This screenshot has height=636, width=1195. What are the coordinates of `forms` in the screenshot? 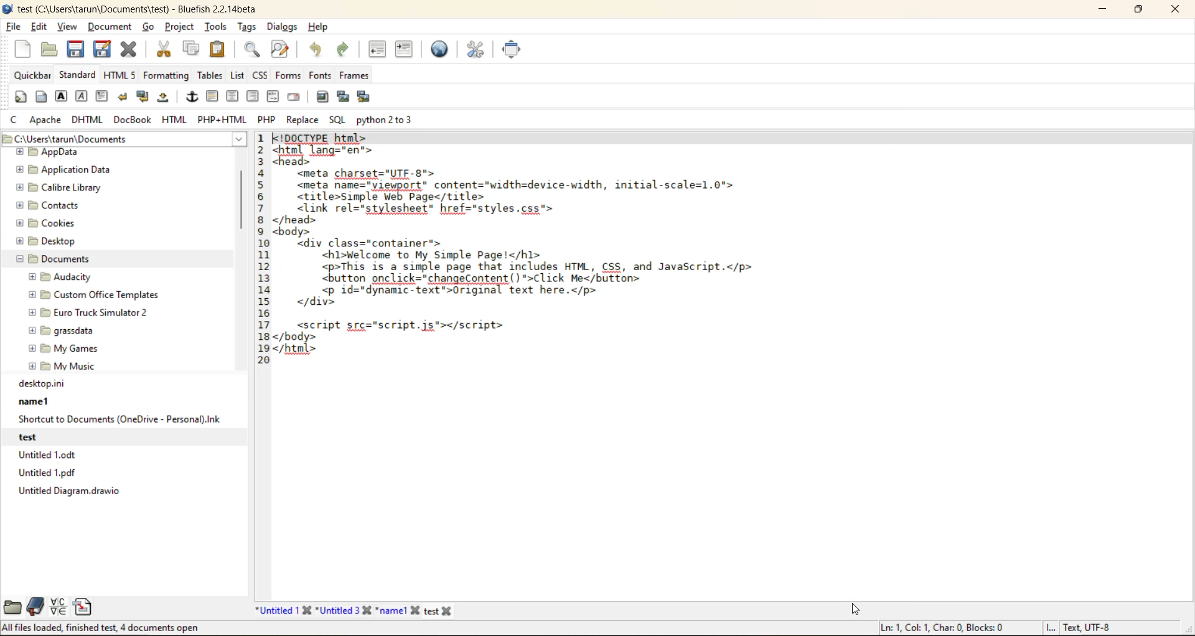 It's located at (286, 75).